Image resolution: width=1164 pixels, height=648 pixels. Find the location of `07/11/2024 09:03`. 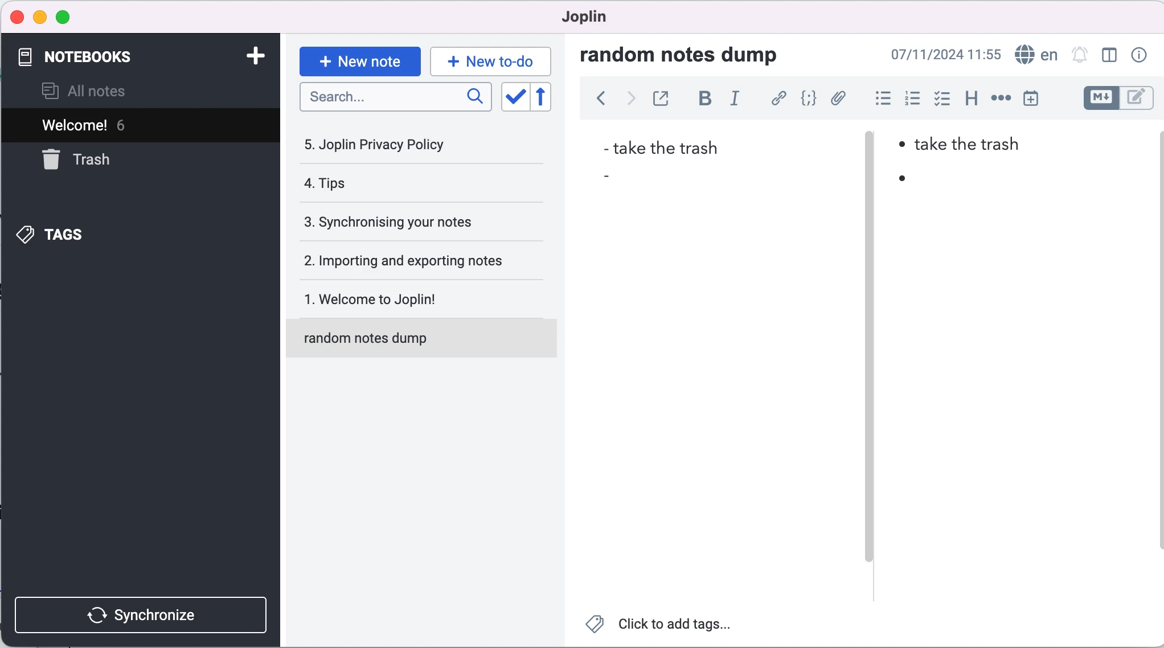

07/11/2024 09:03 is located at coordinates (946, 55).